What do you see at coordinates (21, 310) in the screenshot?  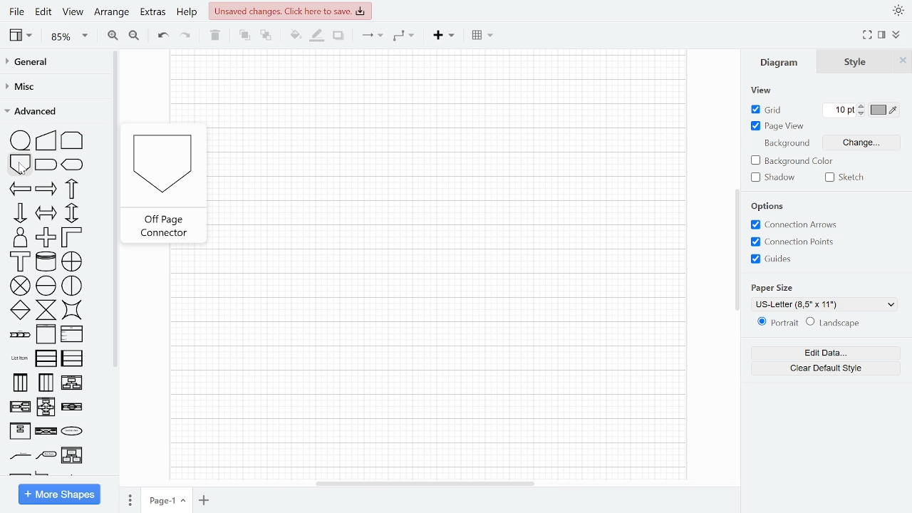 I see `sort ` at bounding box center [21, 310].